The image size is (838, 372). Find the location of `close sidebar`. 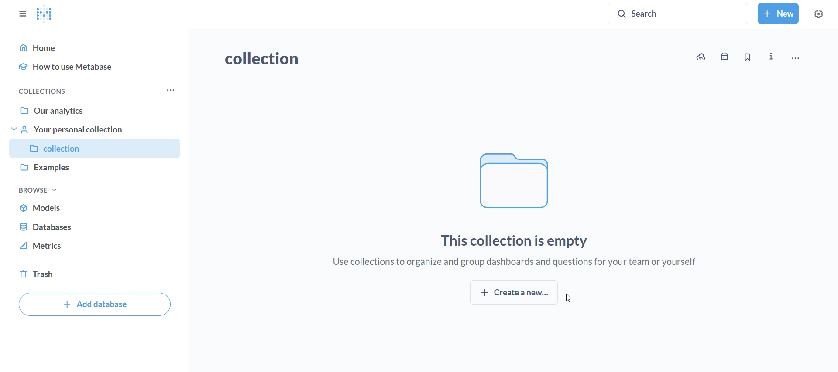

close sidebar is located at coordinates (17, 10).